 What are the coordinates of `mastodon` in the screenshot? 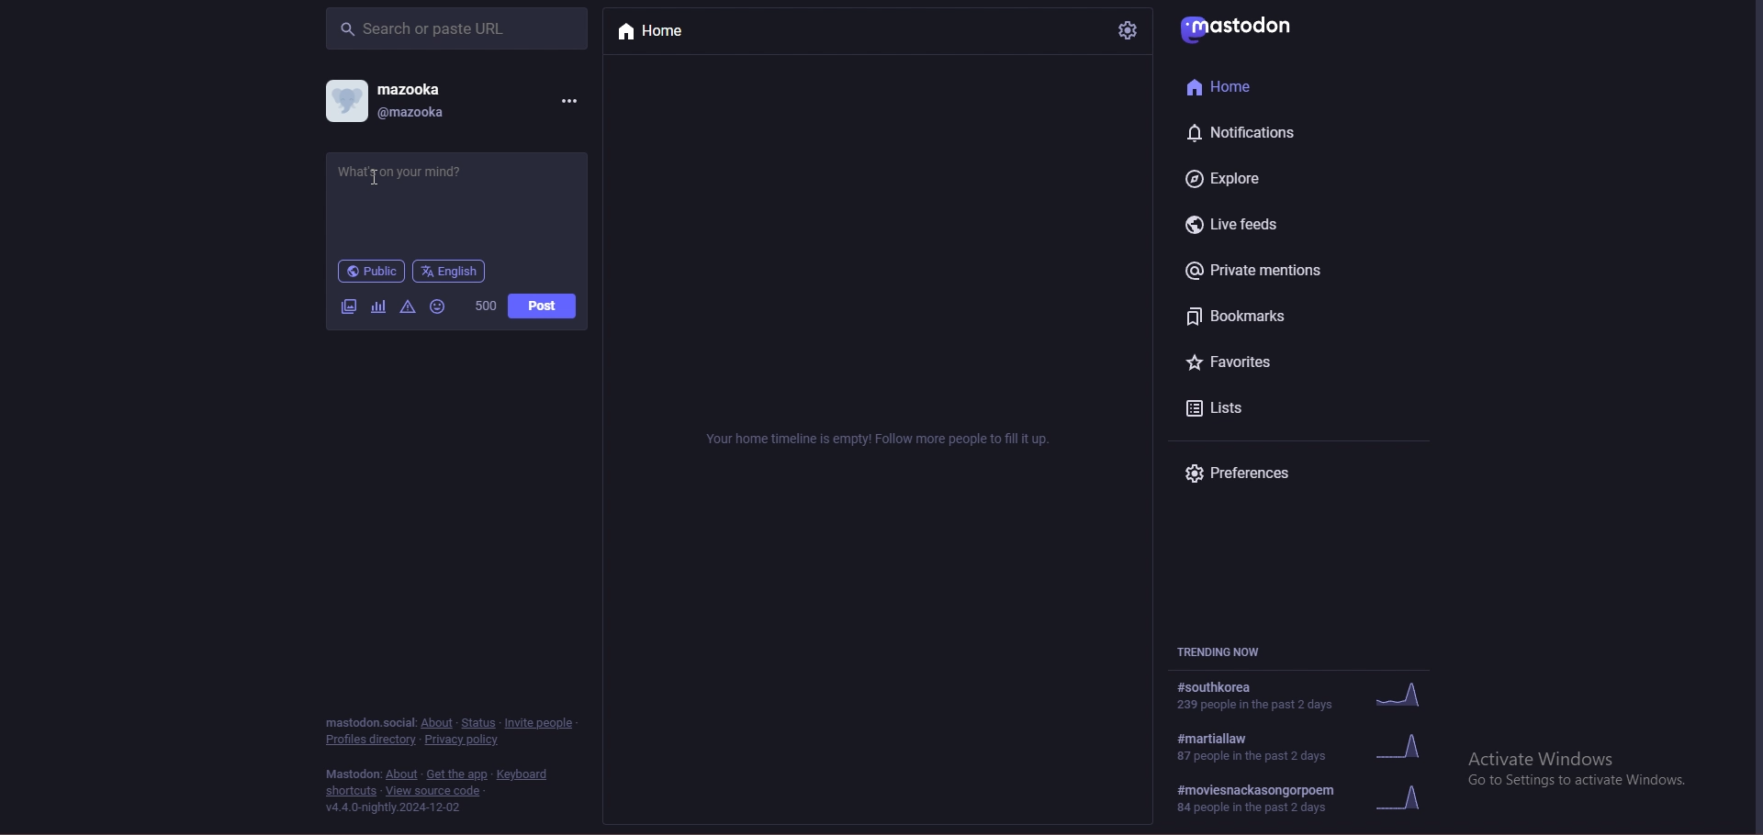 It's located at (353, 774).